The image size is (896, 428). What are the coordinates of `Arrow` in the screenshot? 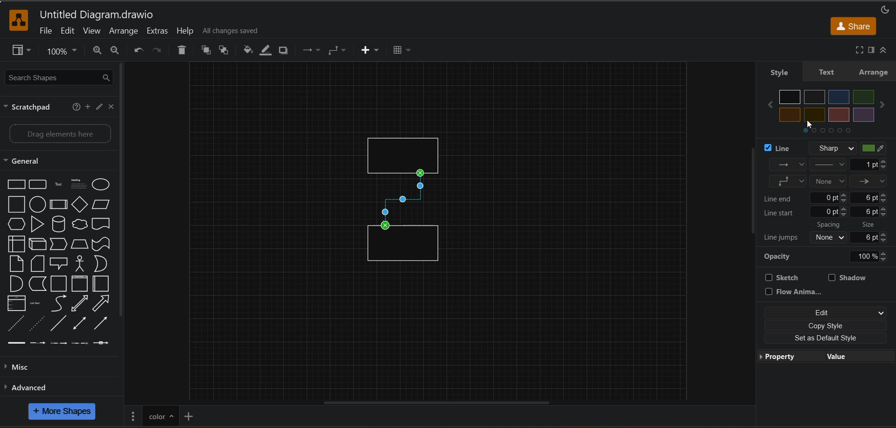 It's located at (104, 324).